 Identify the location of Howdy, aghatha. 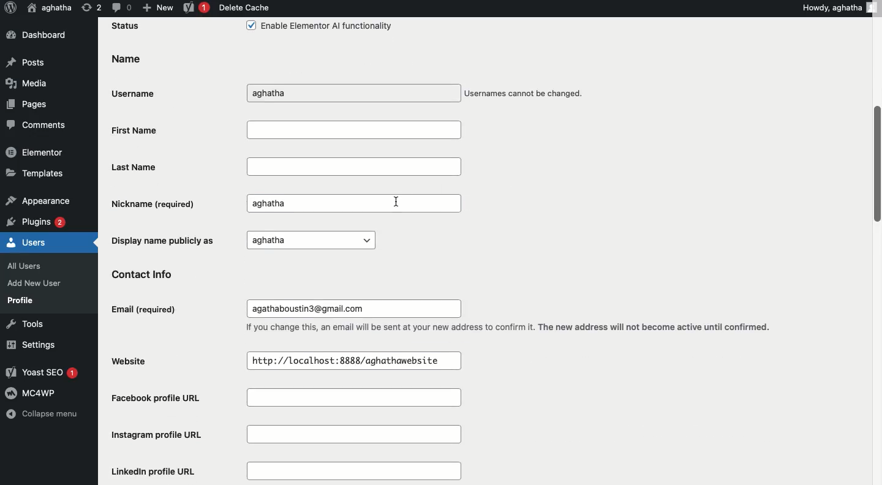
(832, 7).